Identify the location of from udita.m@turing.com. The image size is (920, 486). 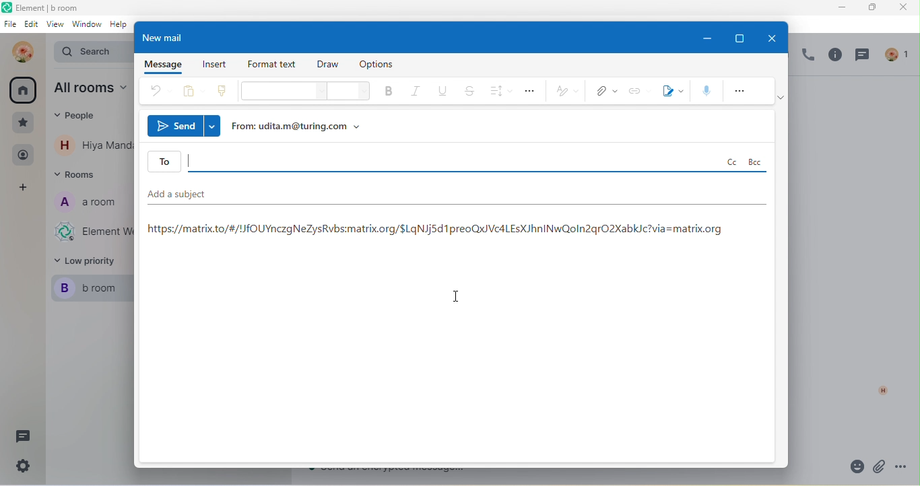
(302, 127).